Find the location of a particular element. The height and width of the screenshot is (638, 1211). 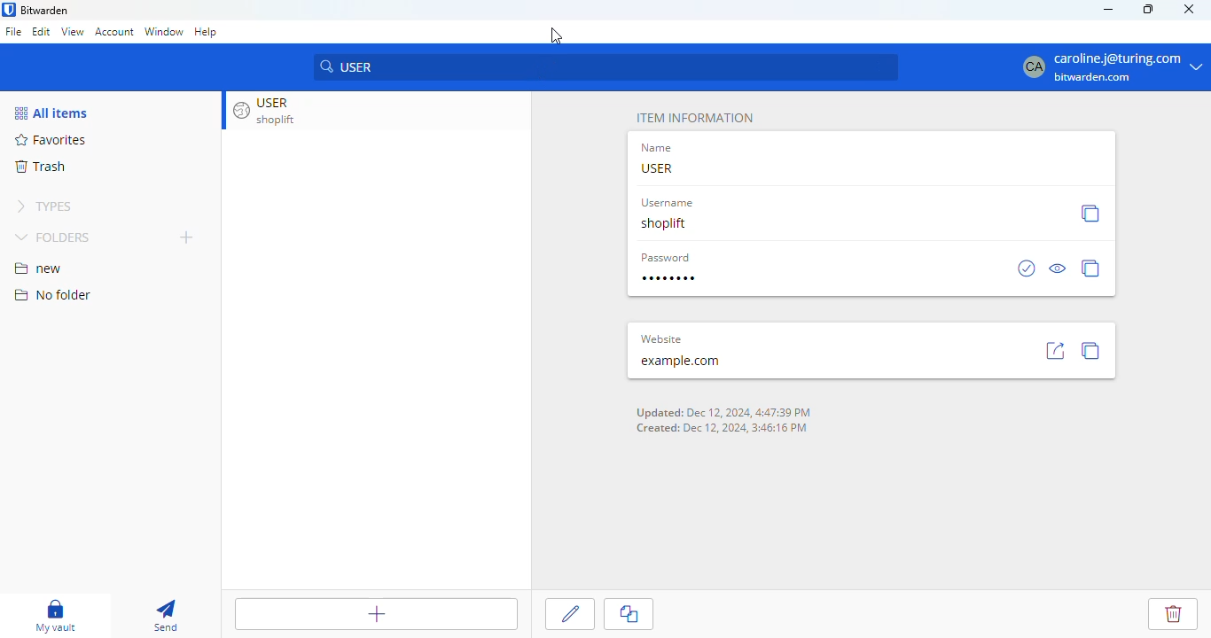

Password is located at coordinates (668, 258).